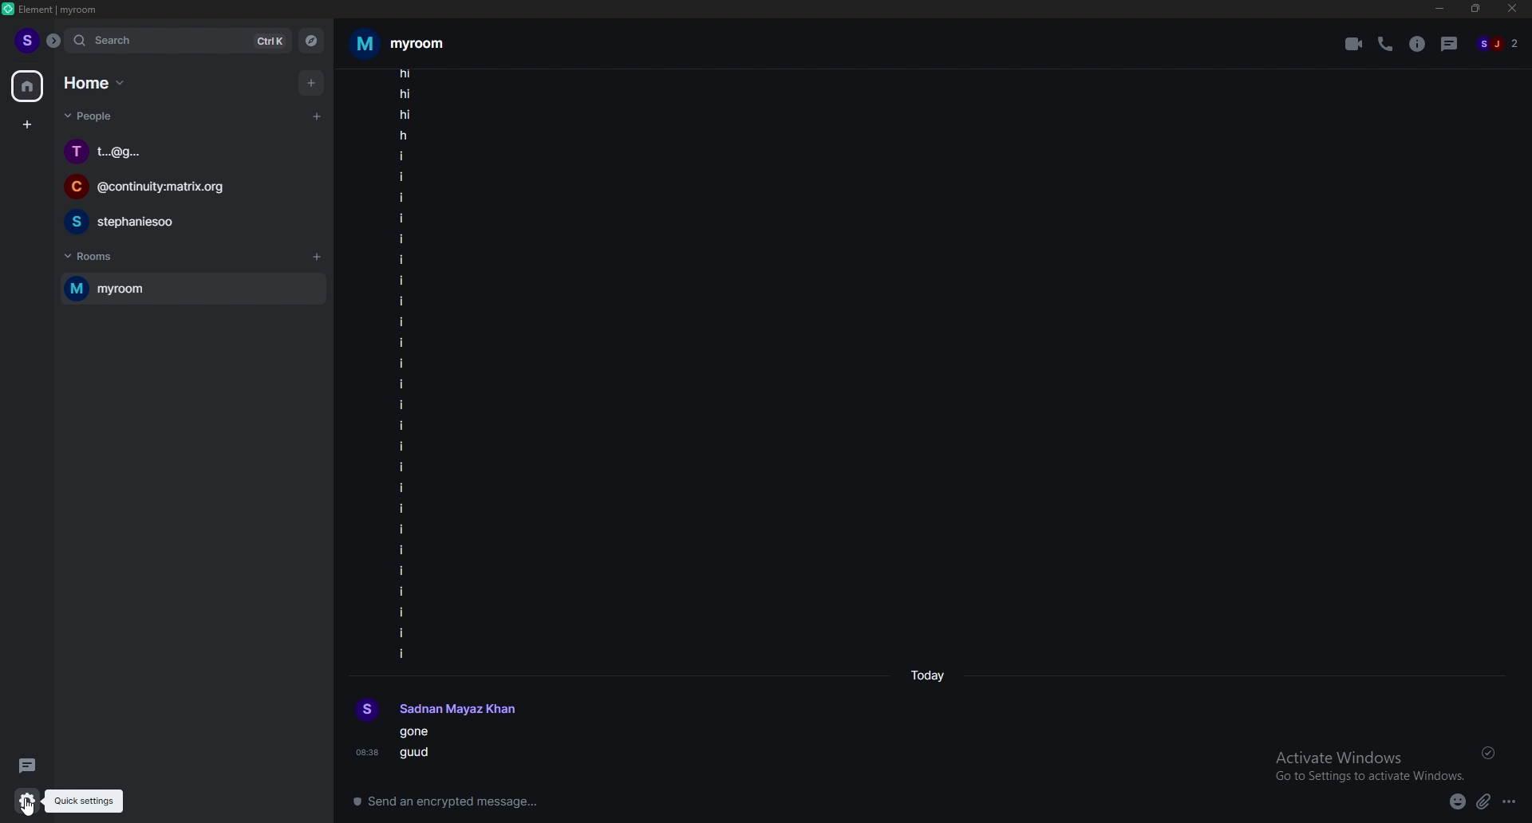 This screenshot has height=823, width=1532. Describe the element at coordinates (1475, 10) in the screenshot. I see `resize` at that location.